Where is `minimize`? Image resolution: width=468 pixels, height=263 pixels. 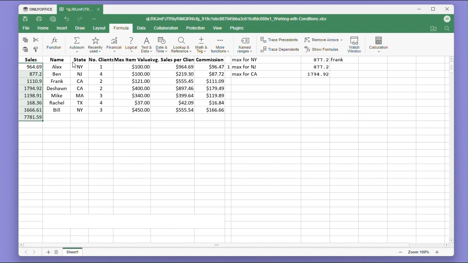 minimize is located at coordinates (420, 10).